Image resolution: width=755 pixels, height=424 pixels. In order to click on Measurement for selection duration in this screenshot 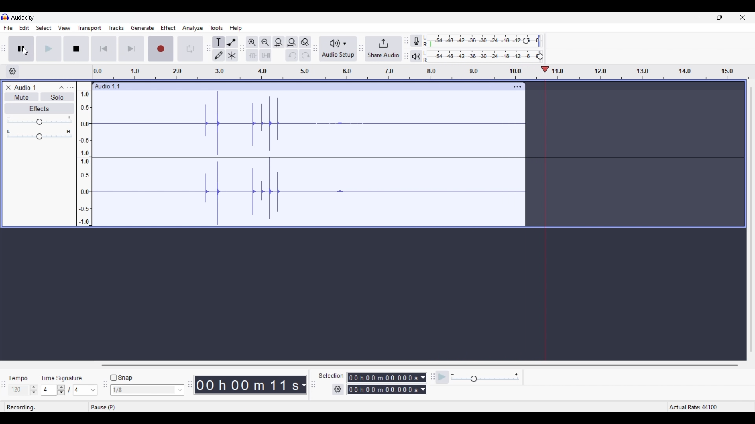, I will do `click(423, 384)`.